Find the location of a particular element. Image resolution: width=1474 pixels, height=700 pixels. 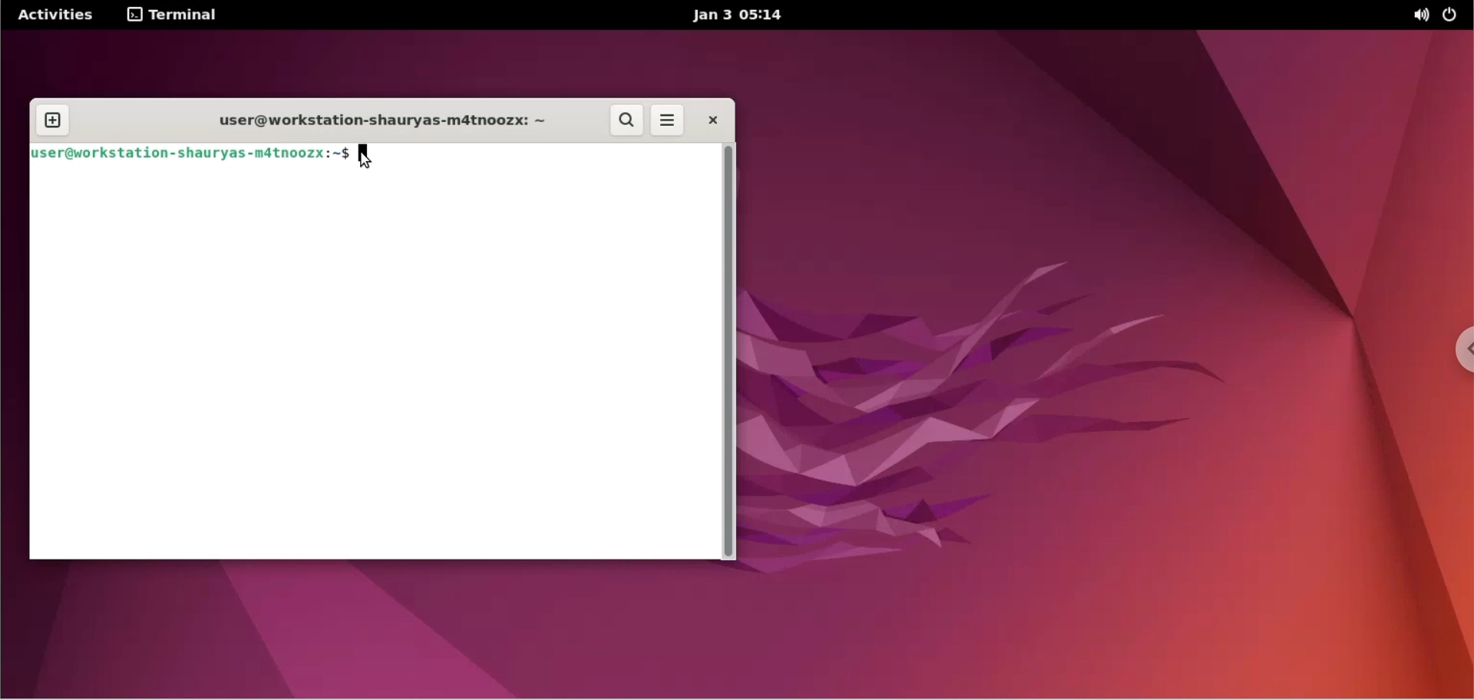

close is located at coordinates (715, 121).